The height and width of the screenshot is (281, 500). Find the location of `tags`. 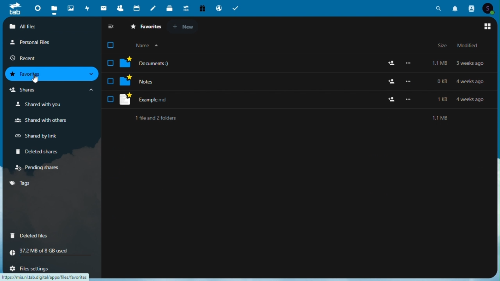

tags is located at coordinates (22, 183).